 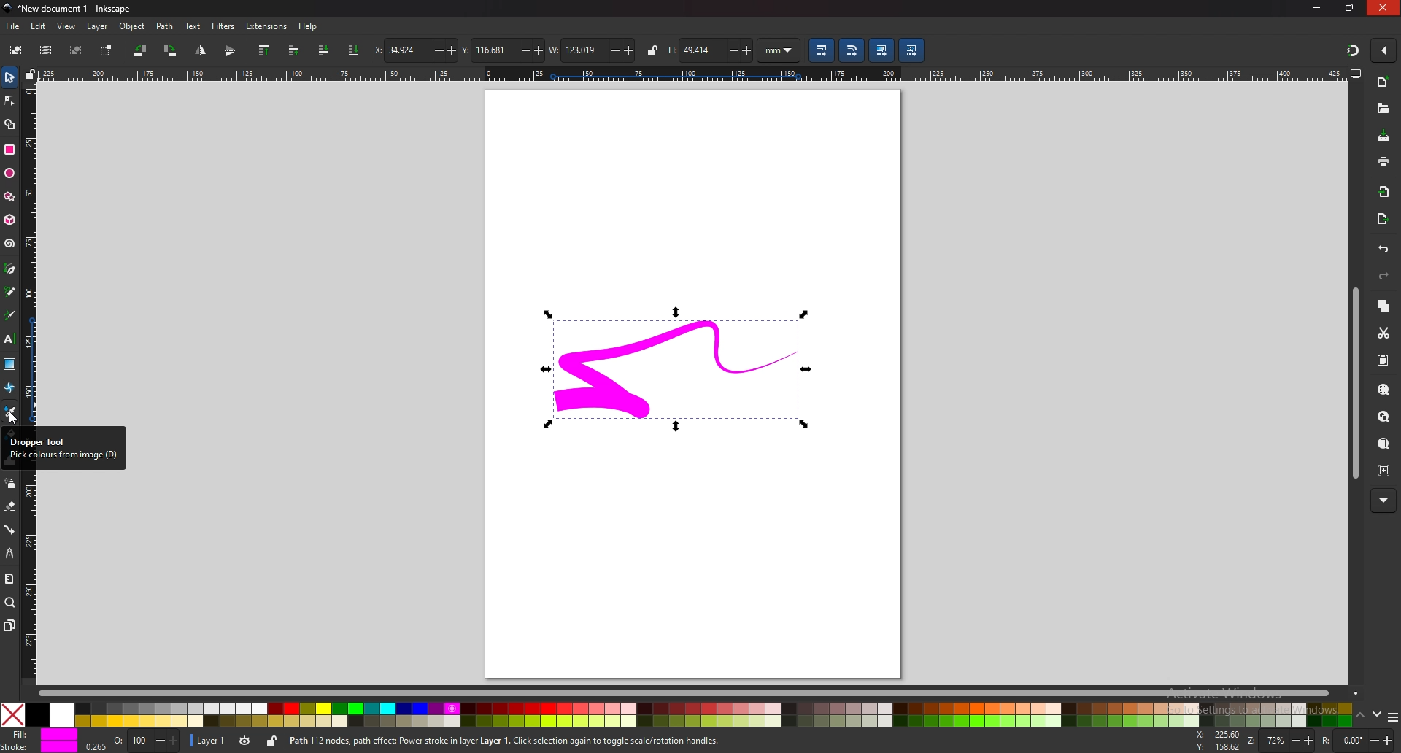 I want to click on pen, so click(x=9, y=268).